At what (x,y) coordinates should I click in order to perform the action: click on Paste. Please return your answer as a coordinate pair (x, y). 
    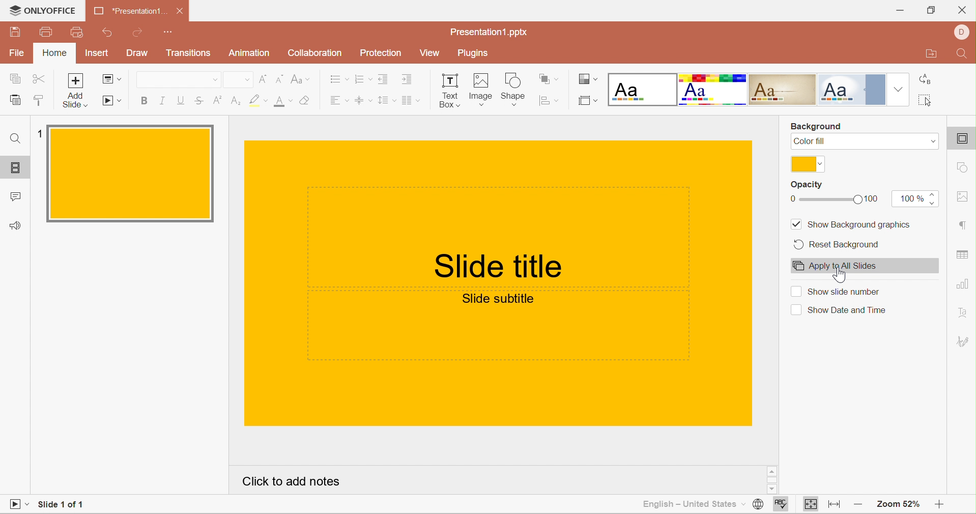
    Looking at the image, I should click on (14, 101).